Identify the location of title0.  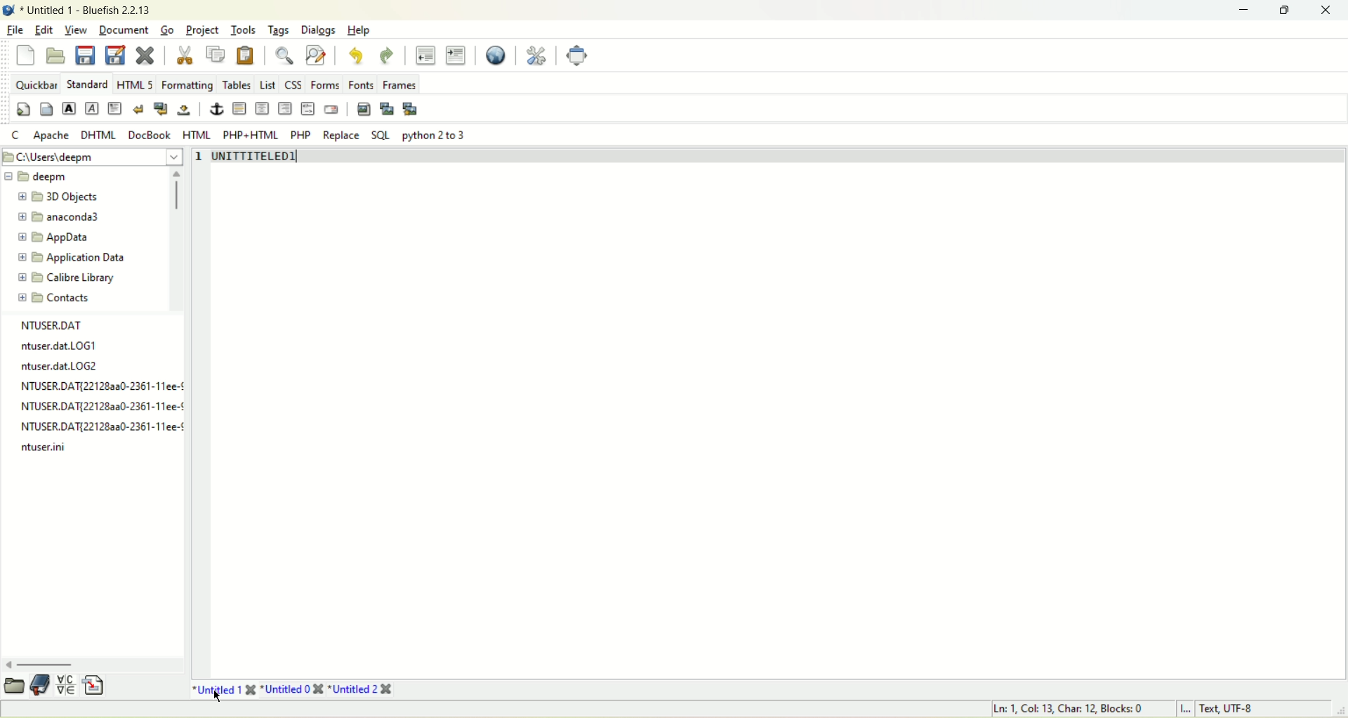
(297, 689).